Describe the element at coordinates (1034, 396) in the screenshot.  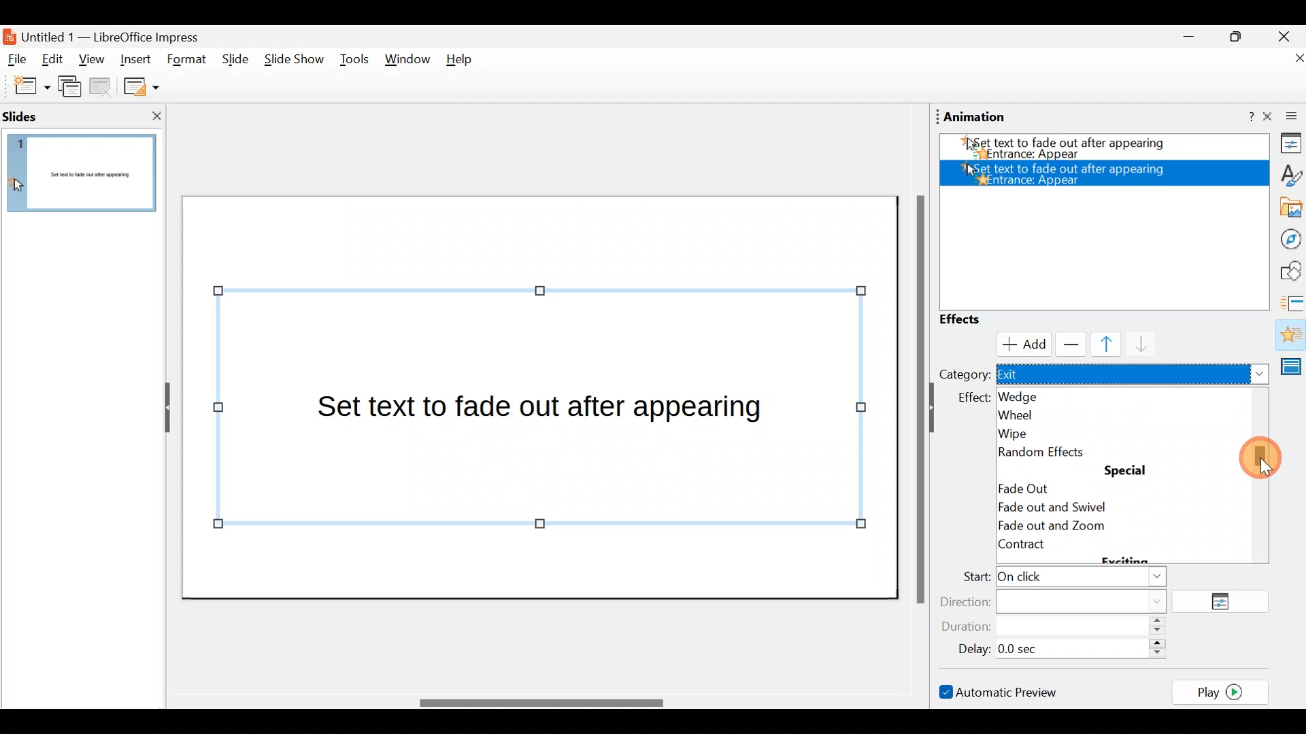
I see `Wedge` at that location.